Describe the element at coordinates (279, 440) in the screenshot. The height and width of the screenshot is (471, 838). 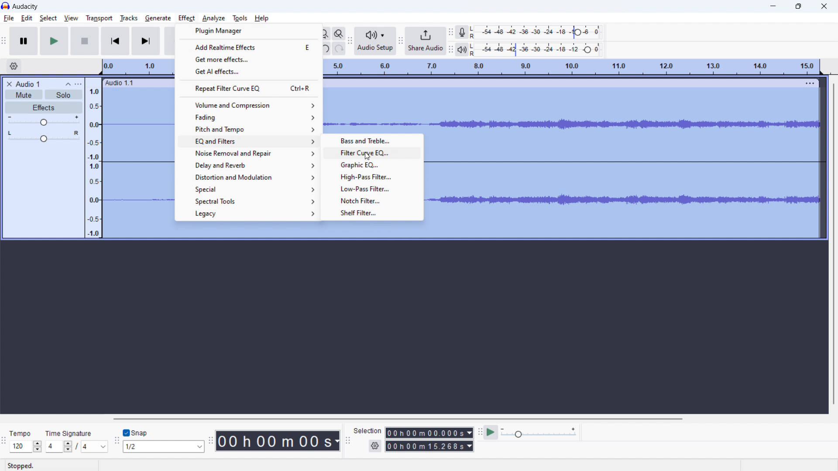
I see `00h 00 m 00 s 9timestamp)` at that location.